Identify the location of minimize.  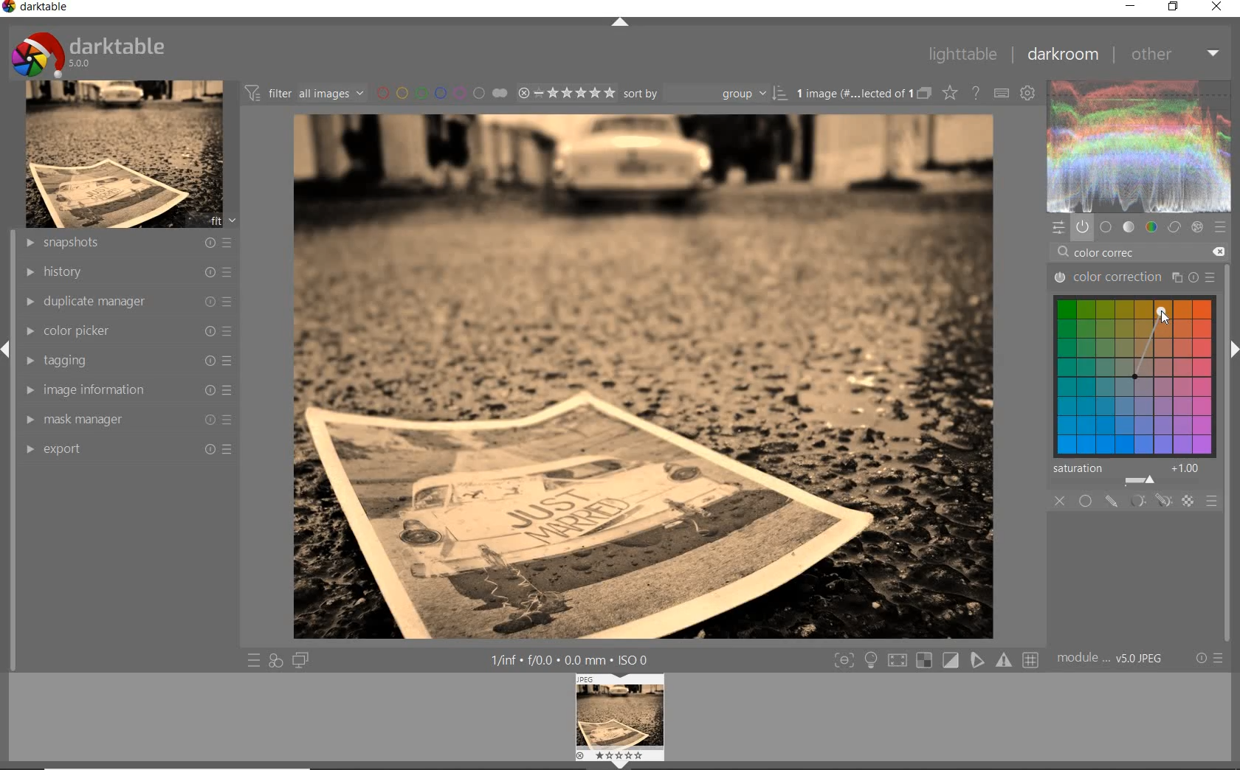
(1131, 5).